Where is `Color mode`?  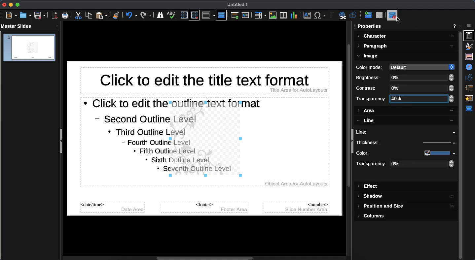
Color mode is located at coordinates (370, 67).